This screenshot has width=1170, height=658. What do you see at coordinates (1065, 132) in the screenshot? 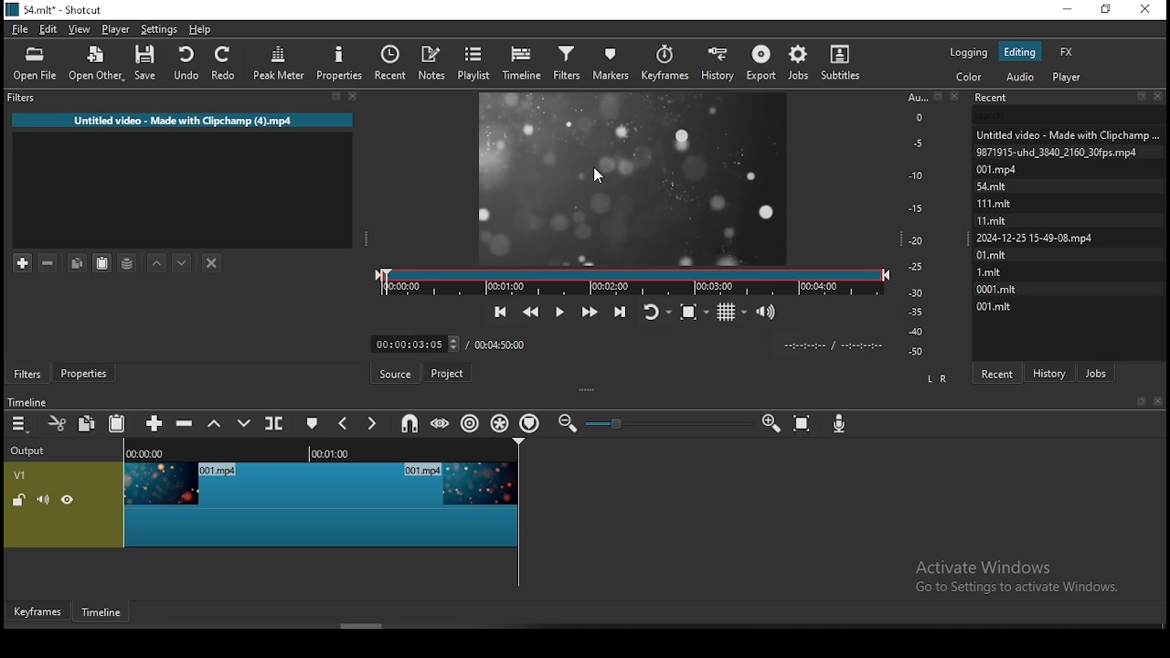
I see `files` at bounding box center [1065, 132].